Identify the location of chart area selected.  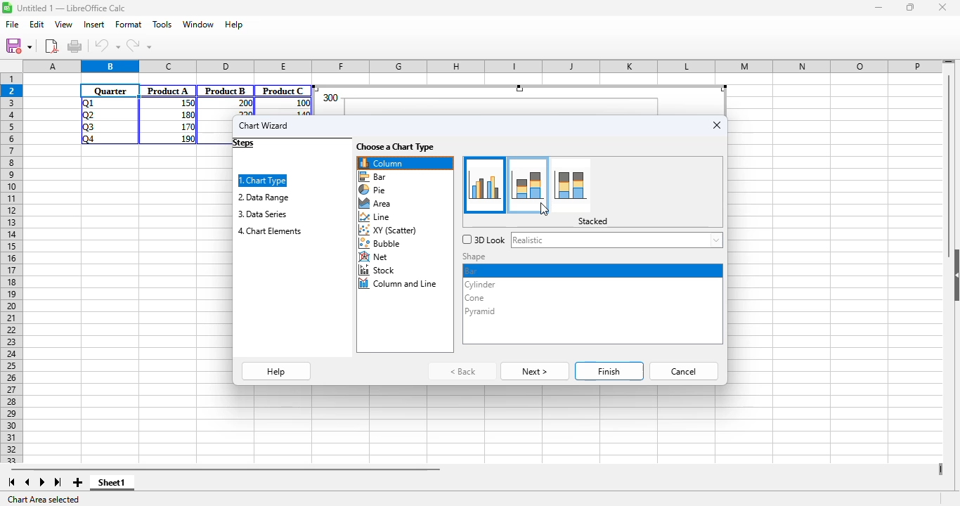
(45, 500).